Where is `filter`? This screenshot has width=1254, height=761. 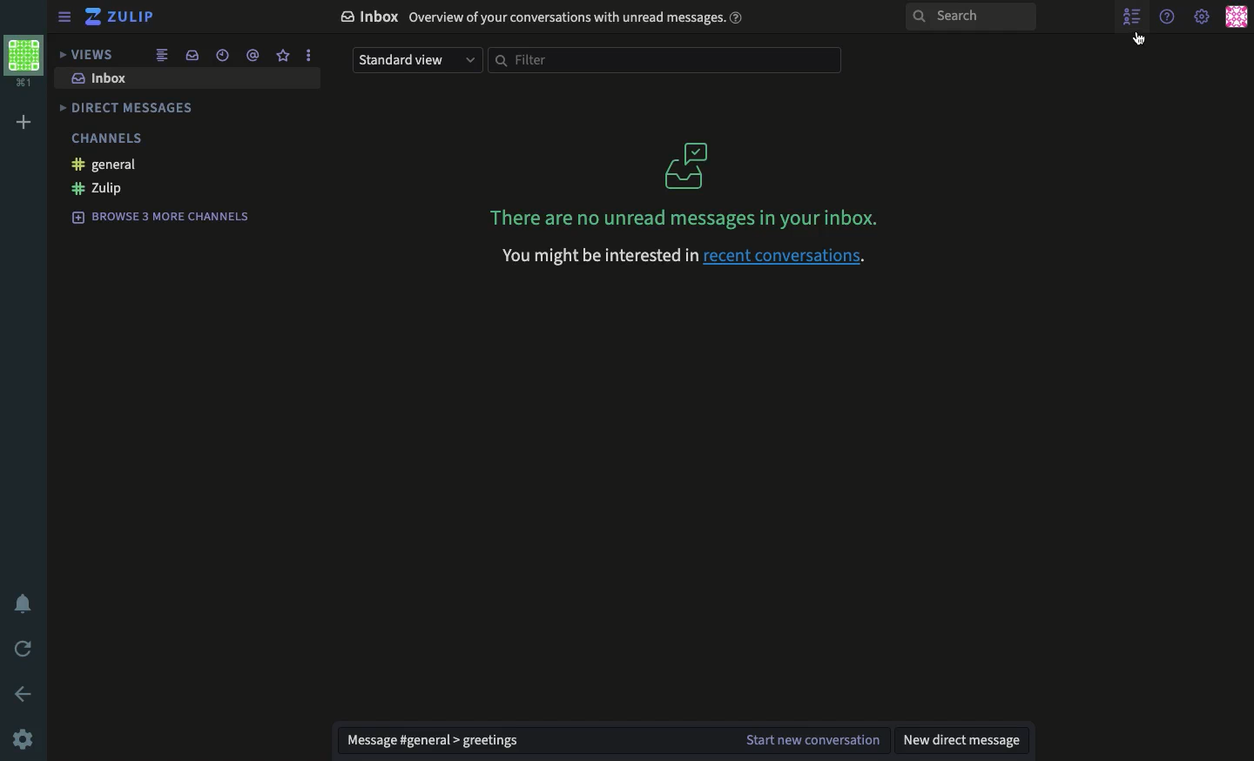 filter is located at coordinates (666, 60).